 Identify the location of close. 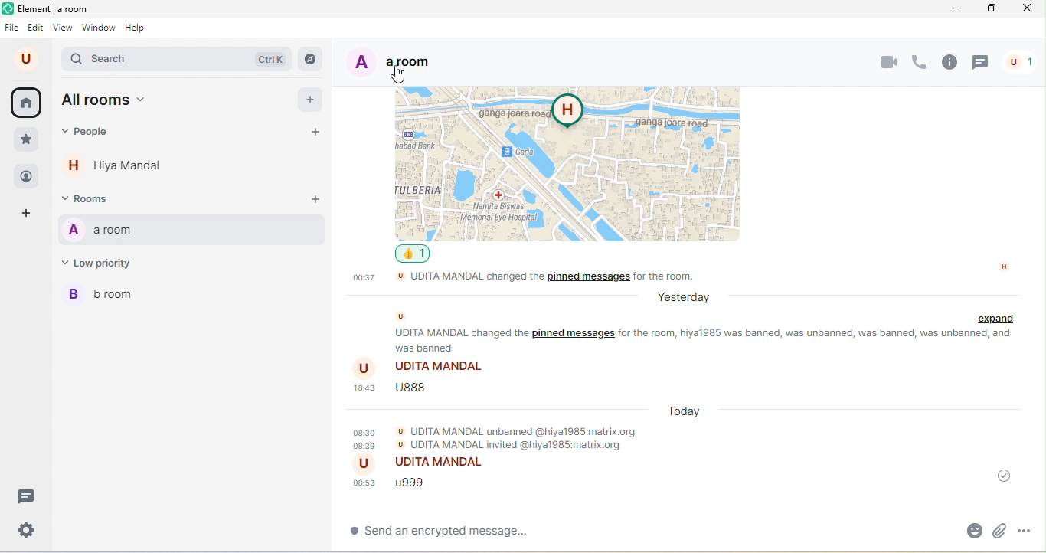
(1024, 11).